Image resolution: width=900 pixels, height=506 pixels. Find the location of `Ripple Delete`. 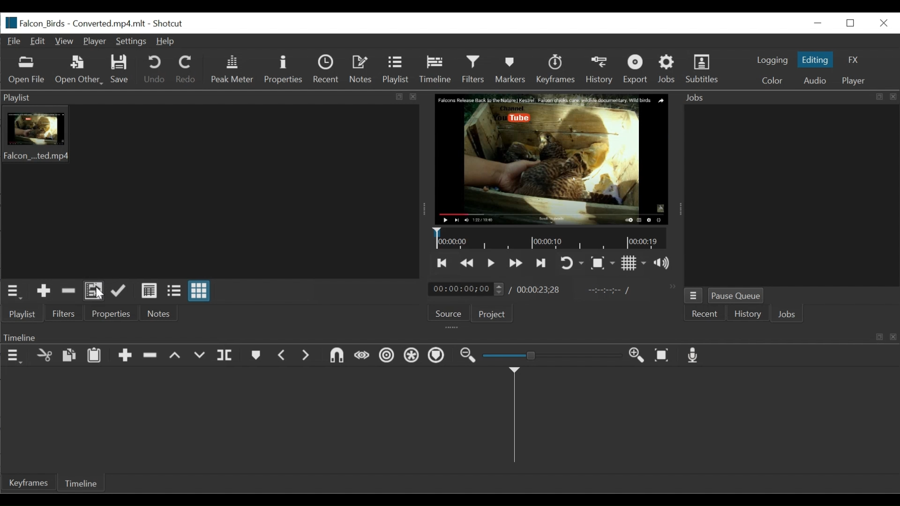

Ripple Delete is located at coordinates (151, 357).